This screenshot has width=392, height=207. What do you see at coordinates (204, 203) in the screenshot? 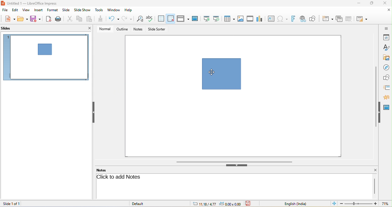
I see `11.18/4.77` at bounding box center [204, 203].